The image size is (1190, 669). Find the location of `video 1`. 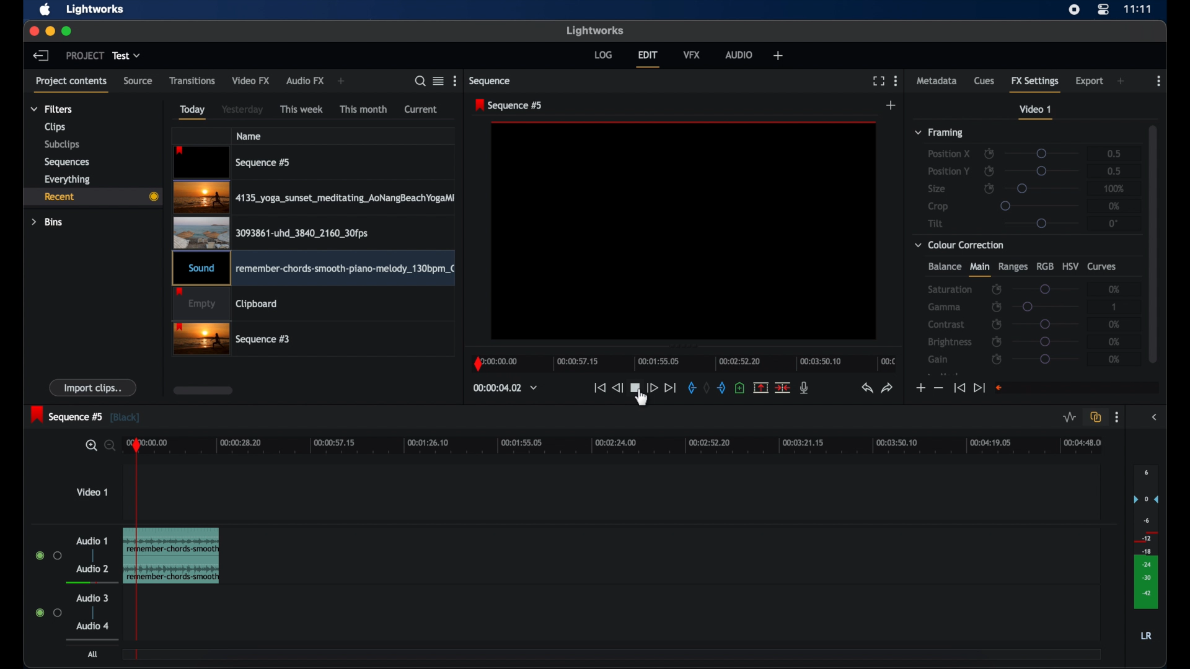

video 1 is located at coordinates (92, 491).